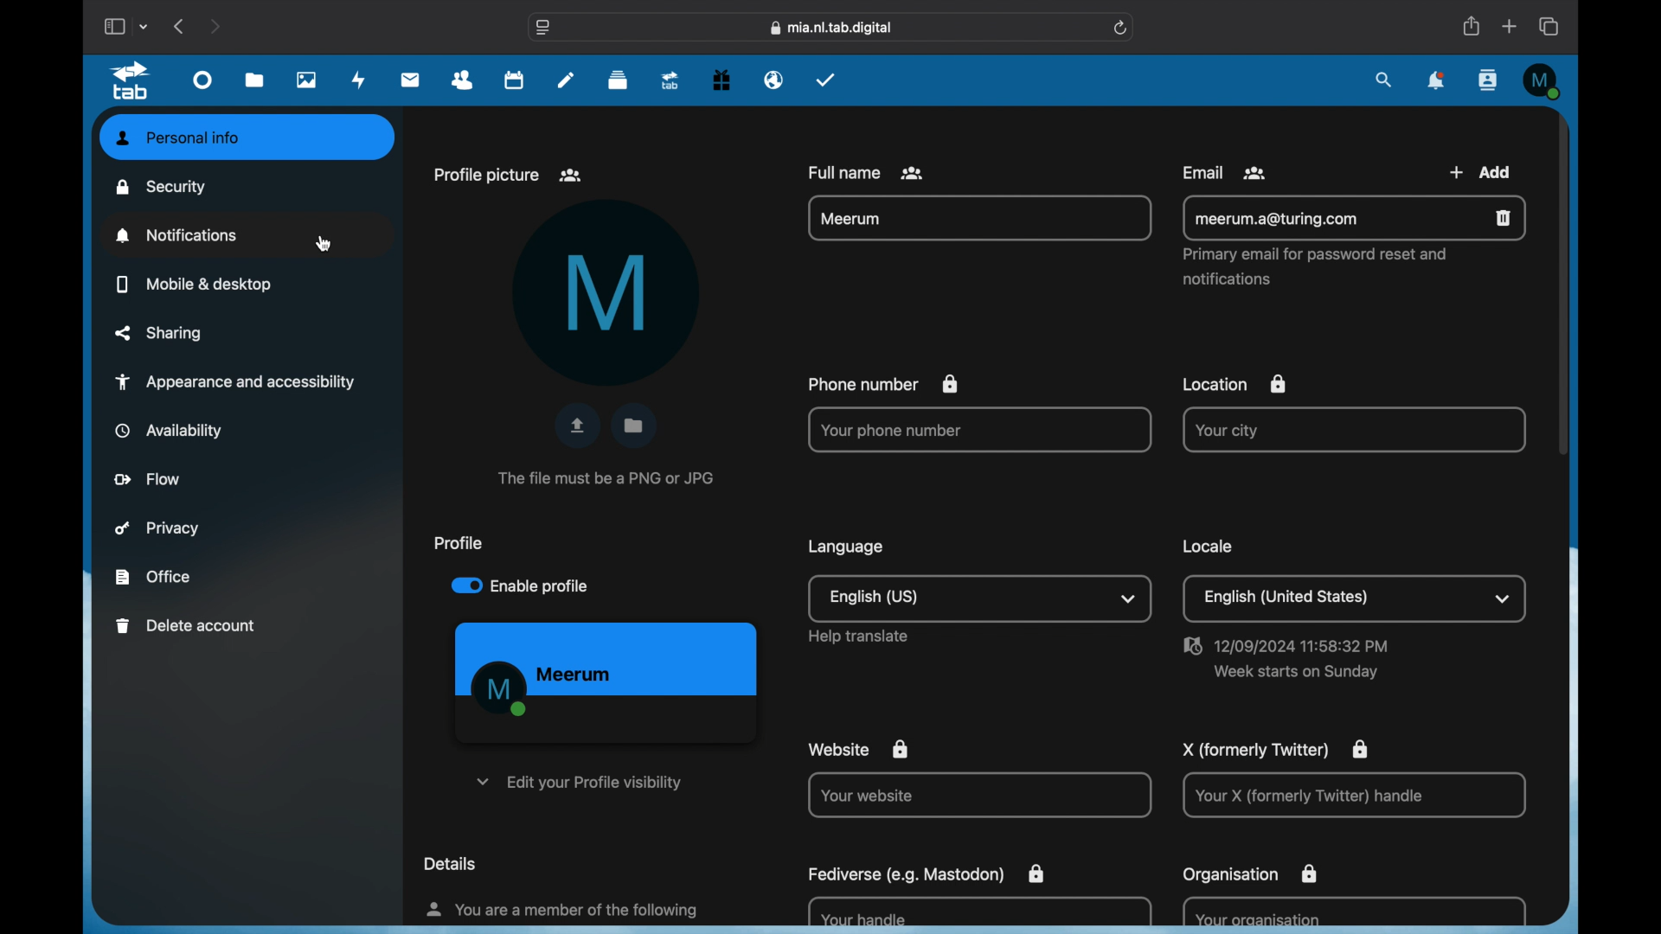 The height and width of the screenshot is (934, 1661). What do you see at coordinates (774, 80) in the screenshot?
I see `emails` at bounding box center [774, 80].